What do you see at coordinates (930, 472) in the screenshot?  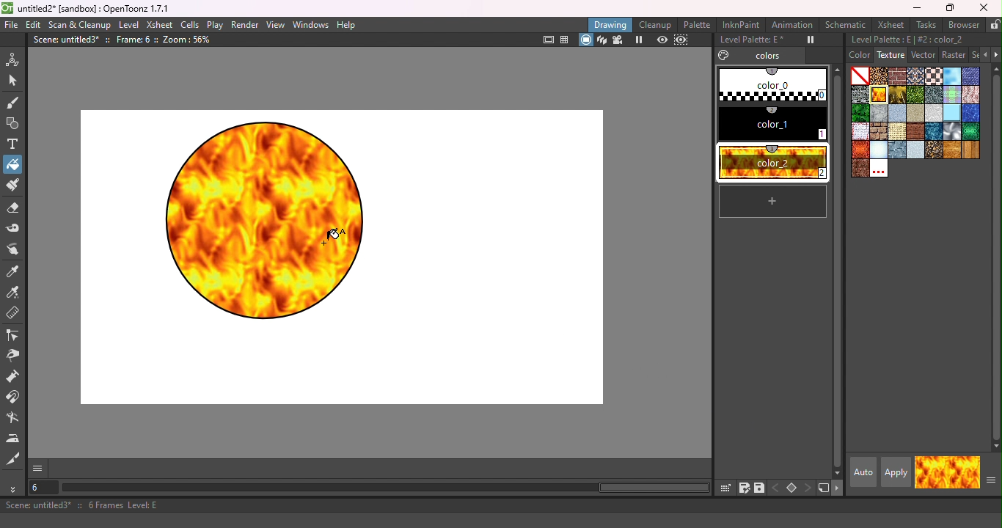 I see `current style` at bounding box center [930, 472].